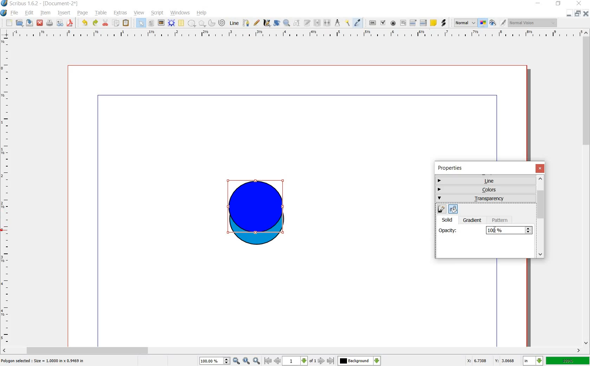  What do you see at coordinates (4, 13) in the screenshot?
I see `system logo` at bounding box center [4, 13].